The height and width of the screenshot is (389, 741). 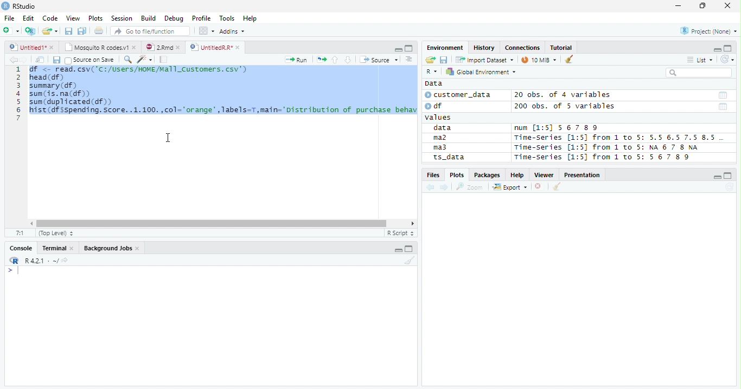 I want to click on Previous, so click(x=12, y=60).